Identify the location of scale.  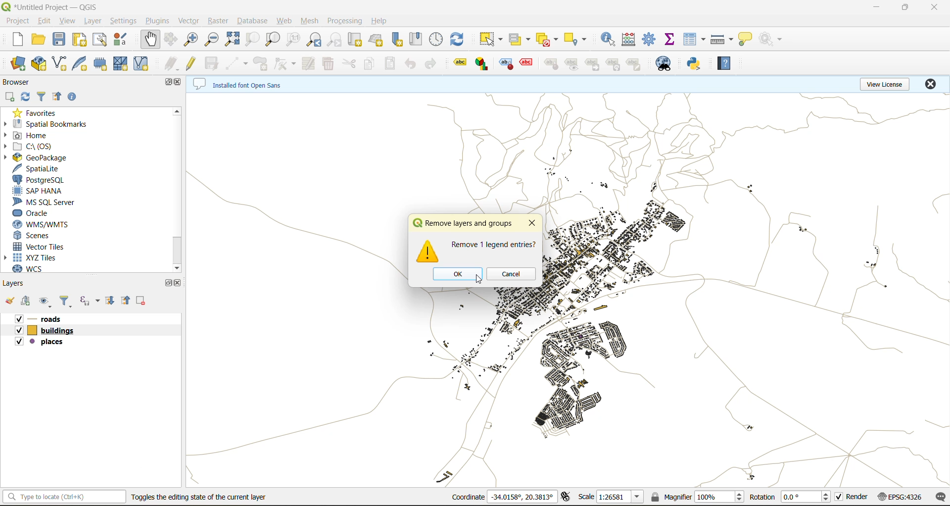
(611, 498).